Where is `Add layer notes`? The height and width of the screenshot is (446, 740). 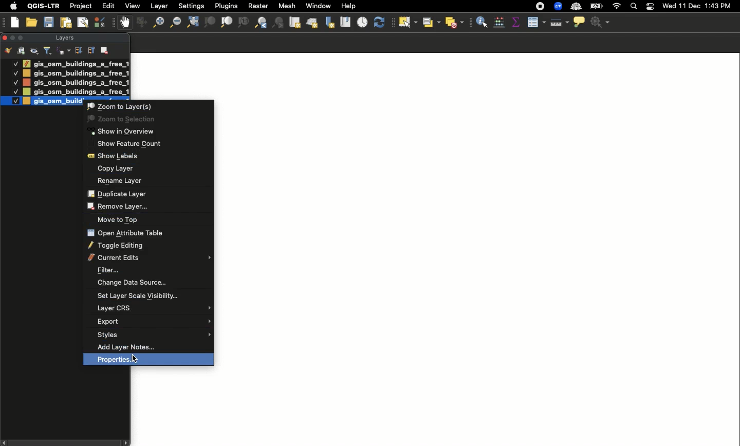 Add layer notes is located at coordinates (153, 346).